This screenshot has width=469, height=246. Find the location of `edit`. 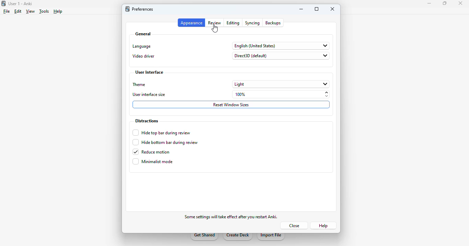

edit is located at coordinates (19, 11).